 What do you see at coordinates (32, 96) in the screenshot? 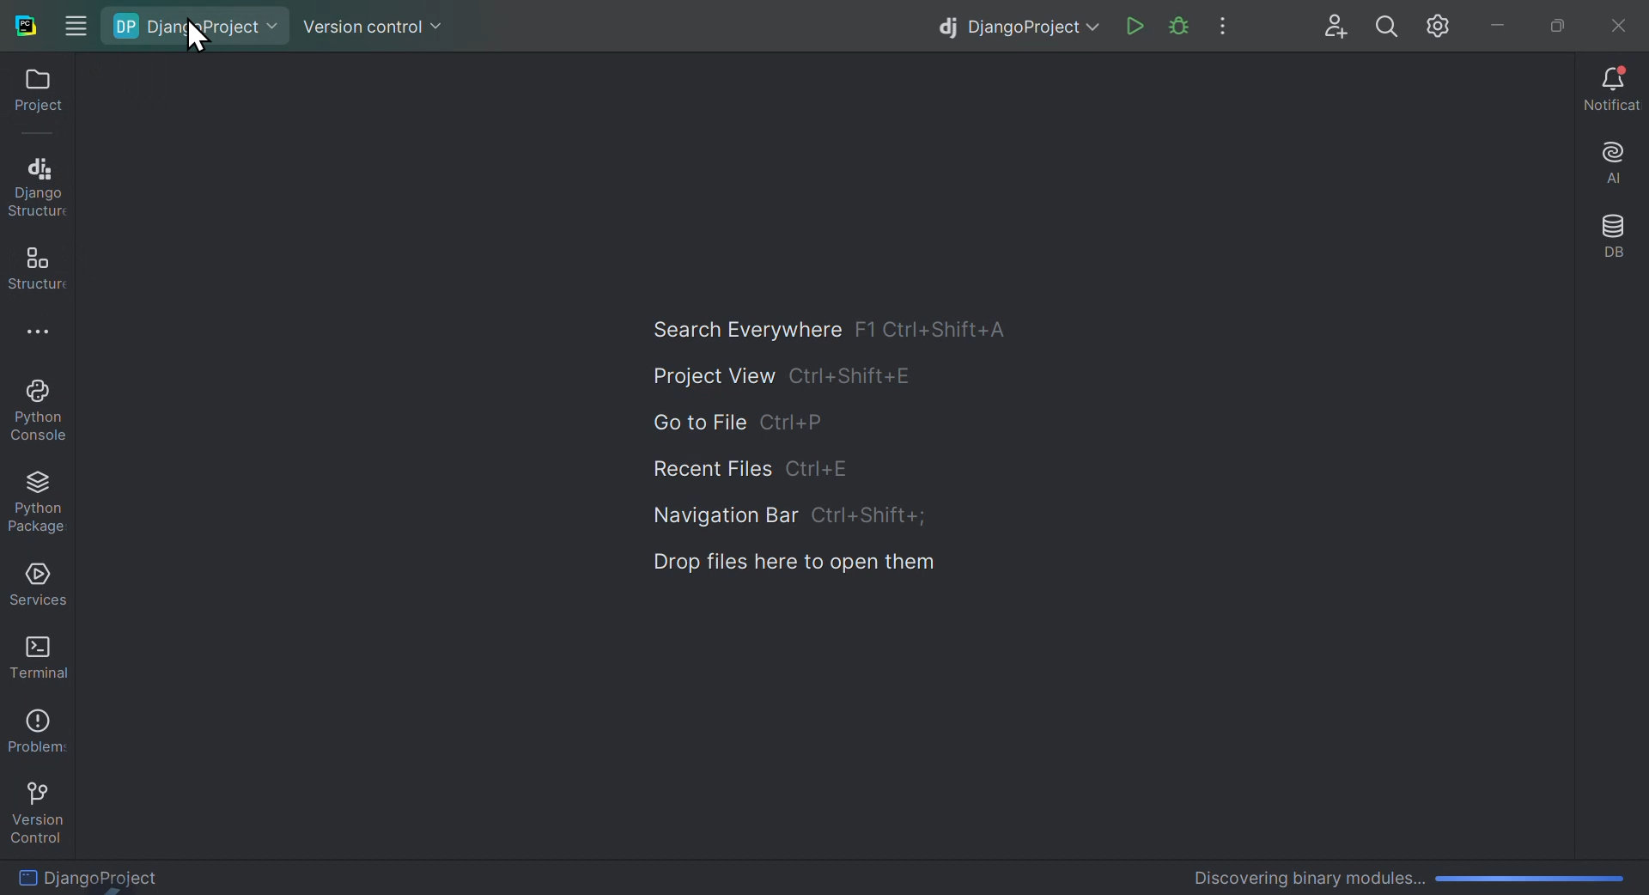
I see `project` at bounding box center [32, 96].